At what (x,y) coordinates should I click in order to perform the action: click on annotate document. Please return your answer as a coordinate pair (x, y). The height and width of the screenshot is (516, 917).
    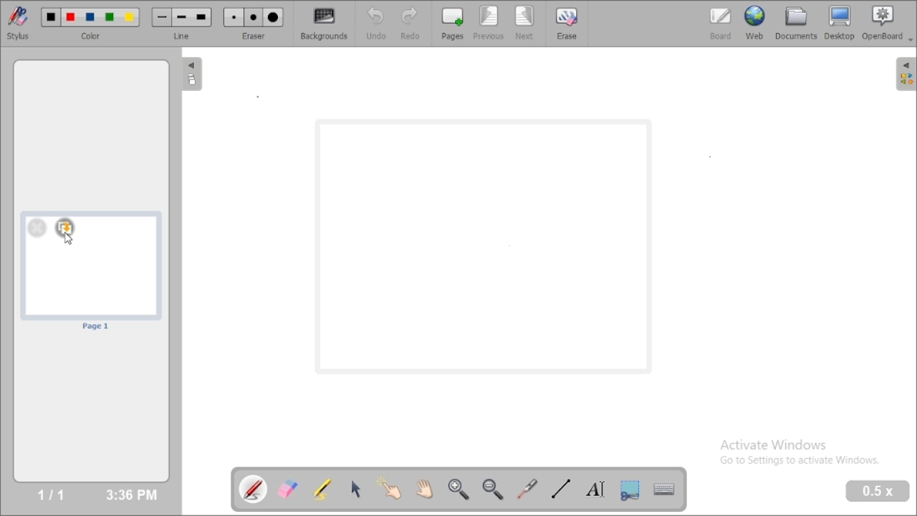
    Looking at the image, I should click on (254, 488).